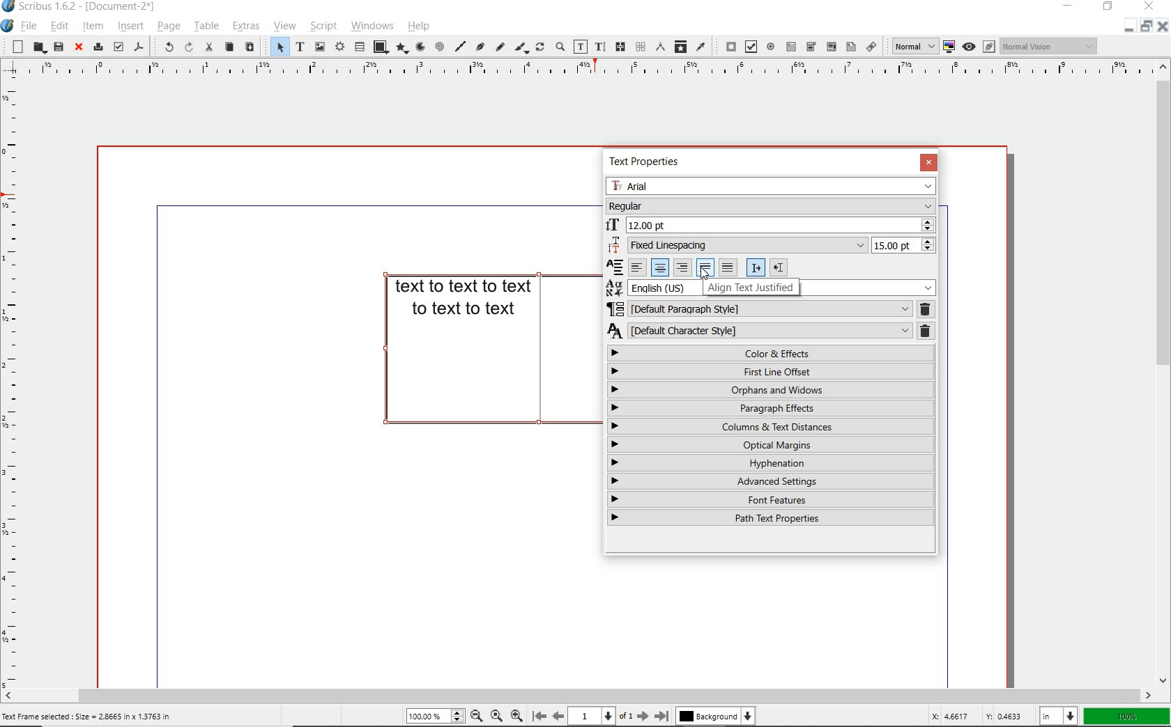 This screenshot has width=1171, height=727. What do you see at coordinates (615, 266) in the screenshot?
I see ` Reconcile` at bounding box center [615, 266].